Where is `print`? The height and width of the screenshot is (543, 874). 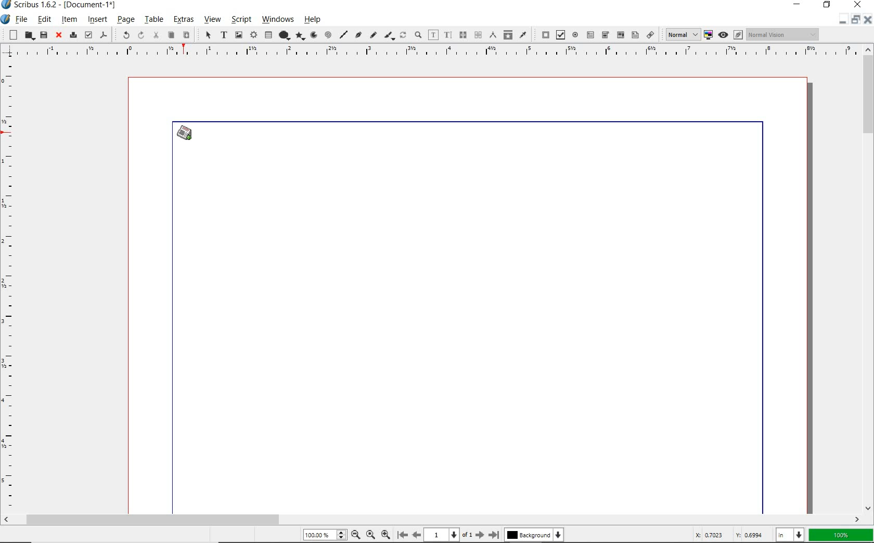 print is located at coordinates (73, 36).